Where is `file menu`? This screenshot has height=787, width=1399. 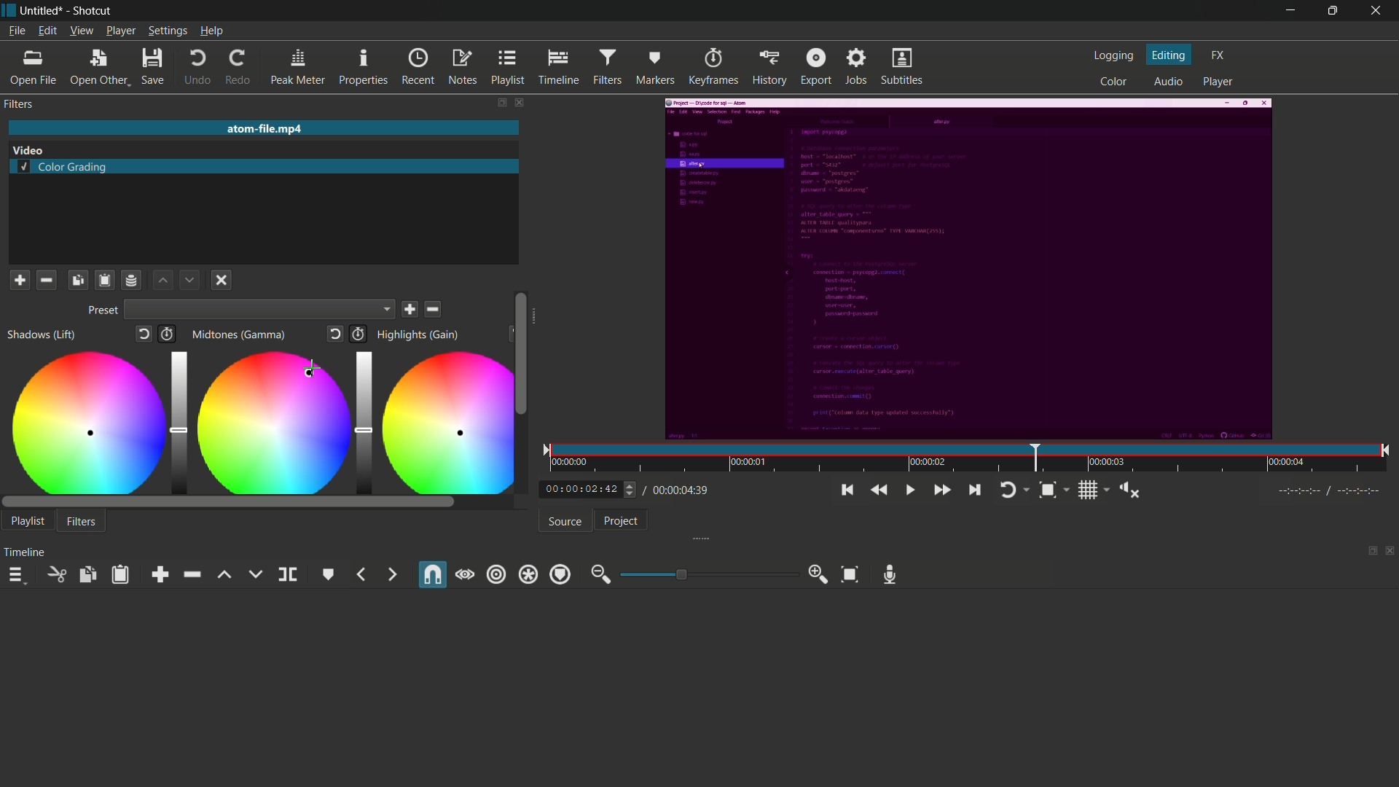 file menu is located at coordinates (19, 31).